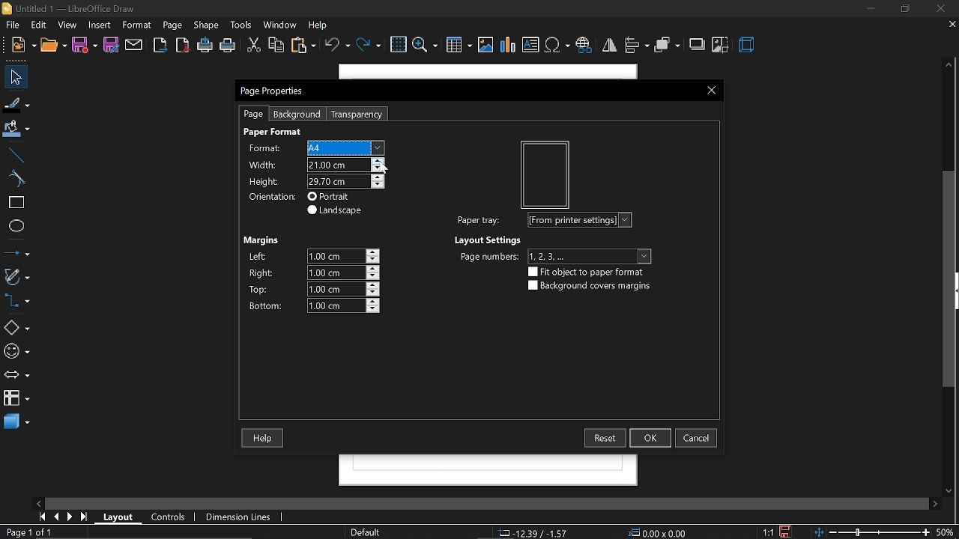 The height and width of the screenshot is (539, 959). Describe the element at coordinates (458, 46) in the screenshot. I see `insert table` at that location.